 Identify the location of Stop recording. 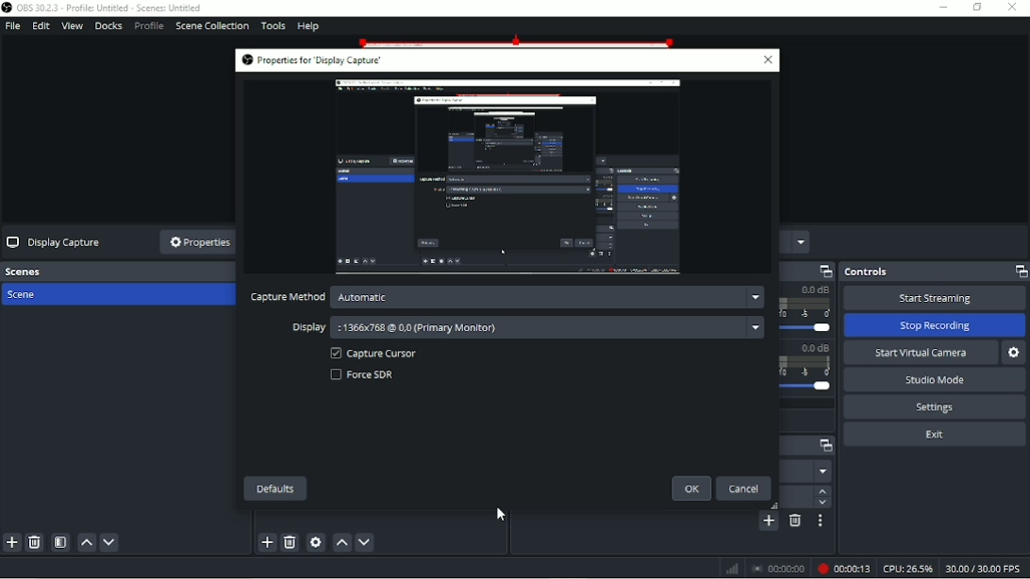
(779, 568).